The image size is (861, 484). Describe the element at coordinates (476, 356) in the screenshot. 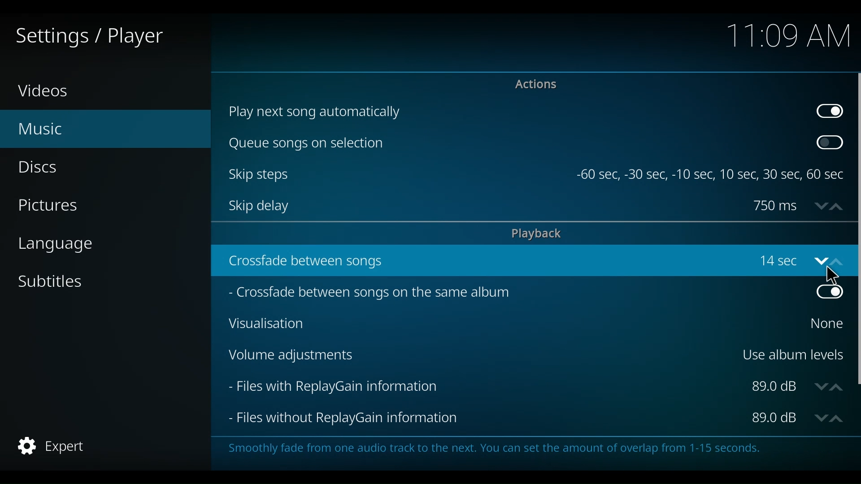

I see `Volume Adjustments` at that location.